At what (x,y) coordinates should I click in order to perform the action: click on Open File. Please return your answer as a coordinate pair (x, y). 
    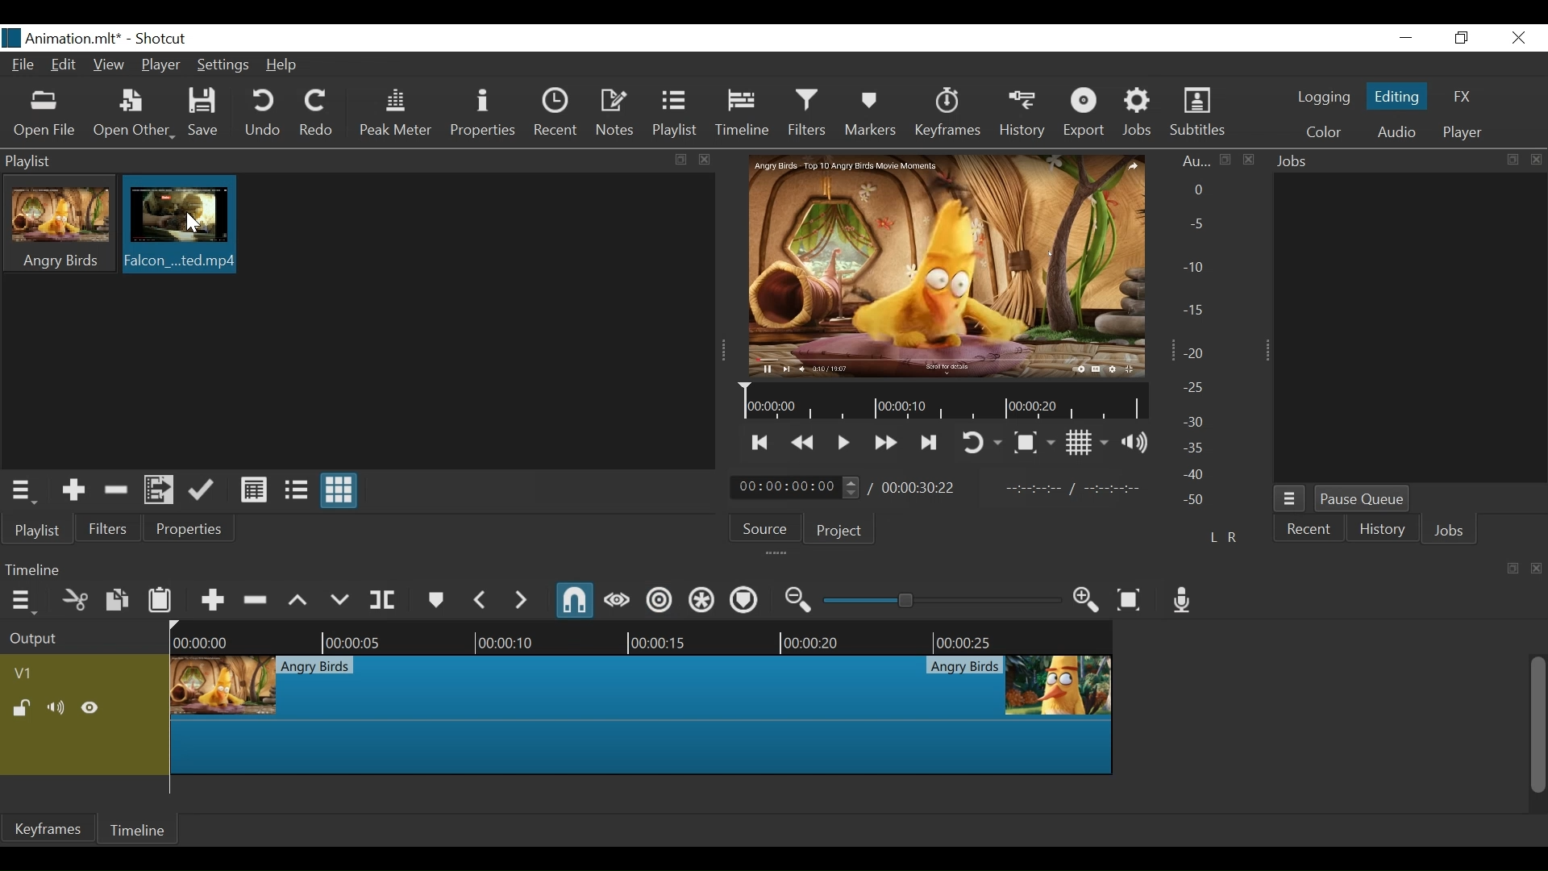
    Looking at the image, I should click on (43, 115).